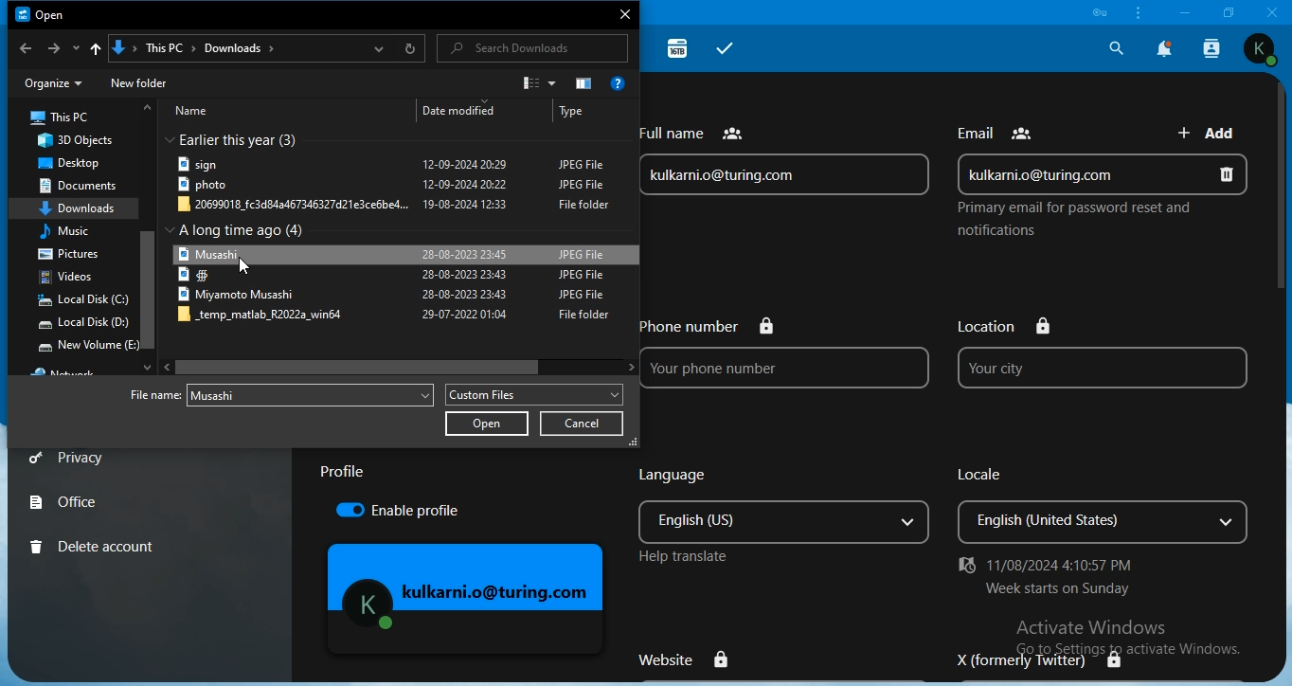 This screenshot has width=1292, height=686. What do you see at coordinates (627, 11) in the screenshot?
I see `close` at bounding box center [627, 11].